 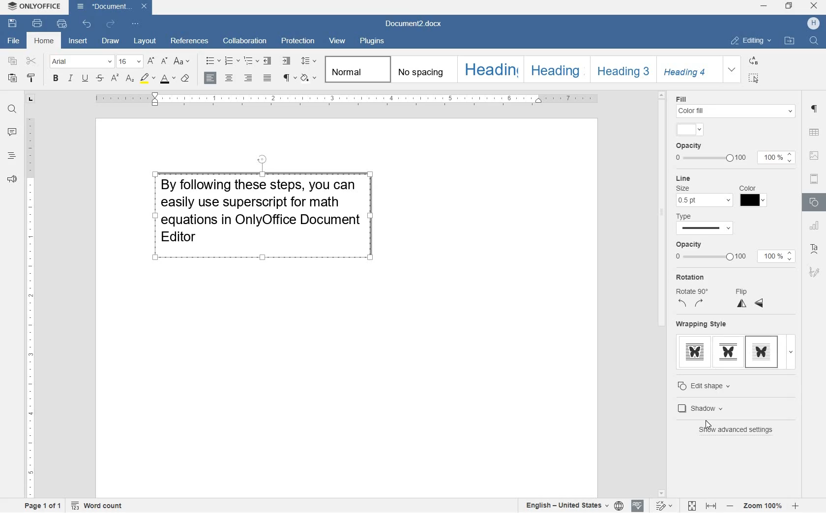 What do you see at coordinates (704, 191) in the screenshot?
I see `line size` at bounding box center [704, 191].